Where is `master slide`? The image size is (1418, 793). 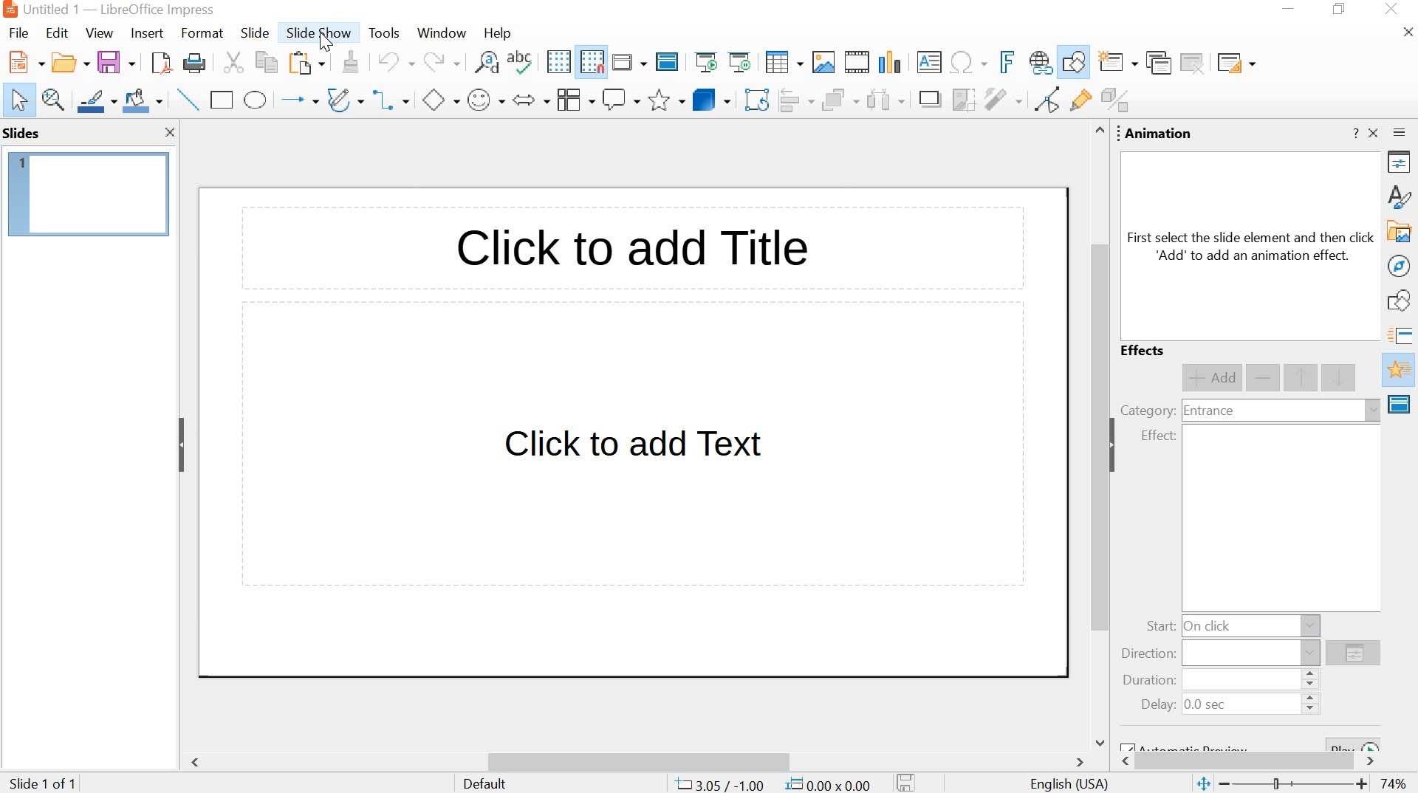 master slide is located at coordinates (667, 63).